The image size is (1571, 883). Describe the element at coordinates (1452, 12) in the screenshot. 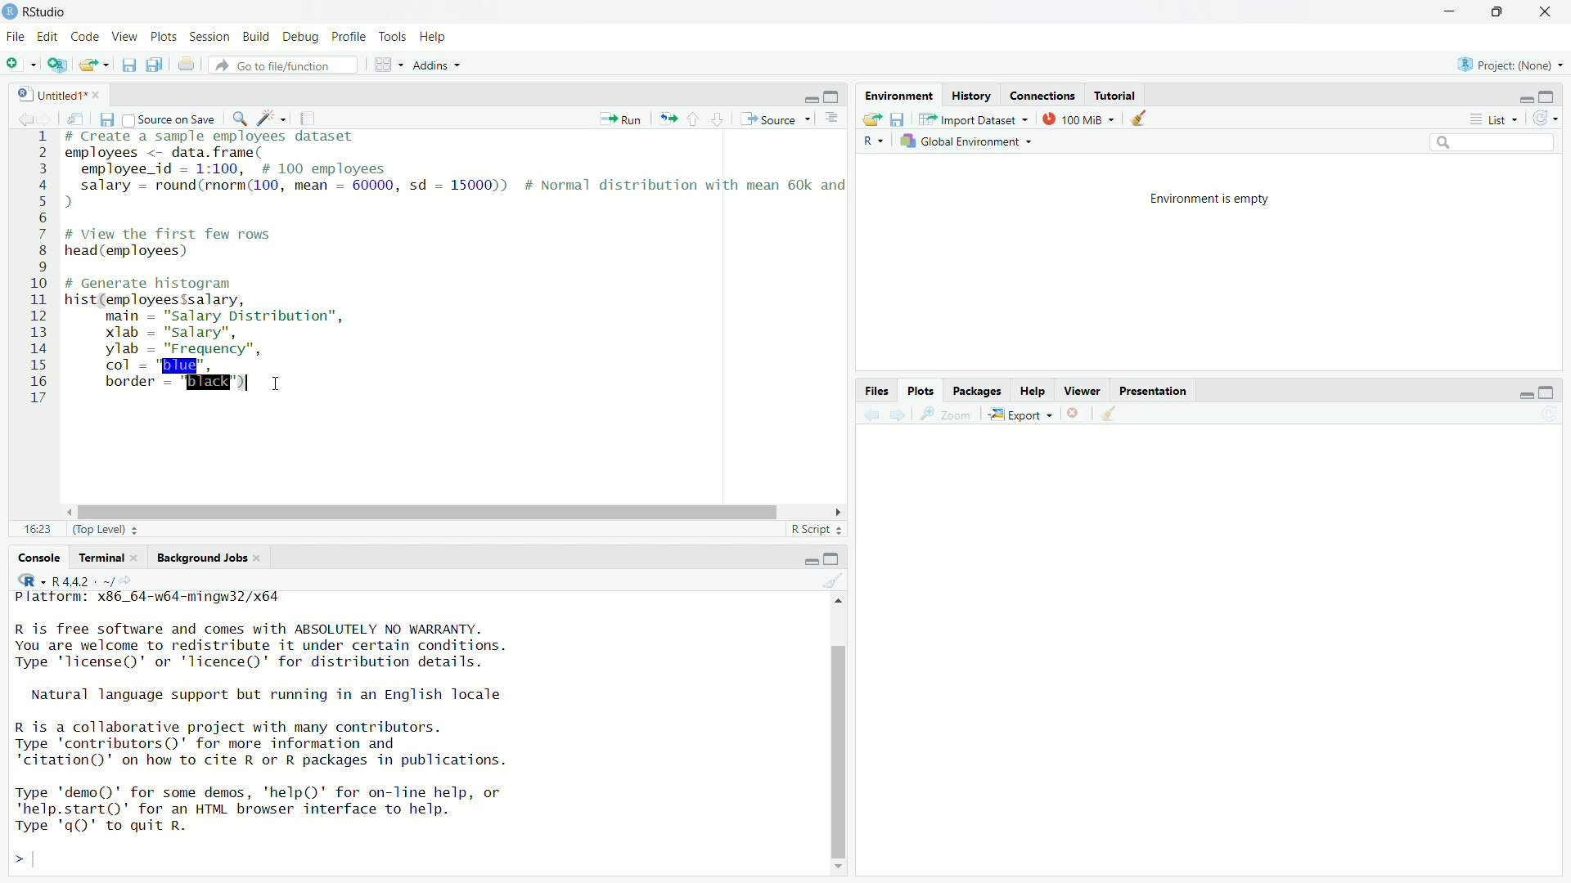

I see `Minimise ` at that location.